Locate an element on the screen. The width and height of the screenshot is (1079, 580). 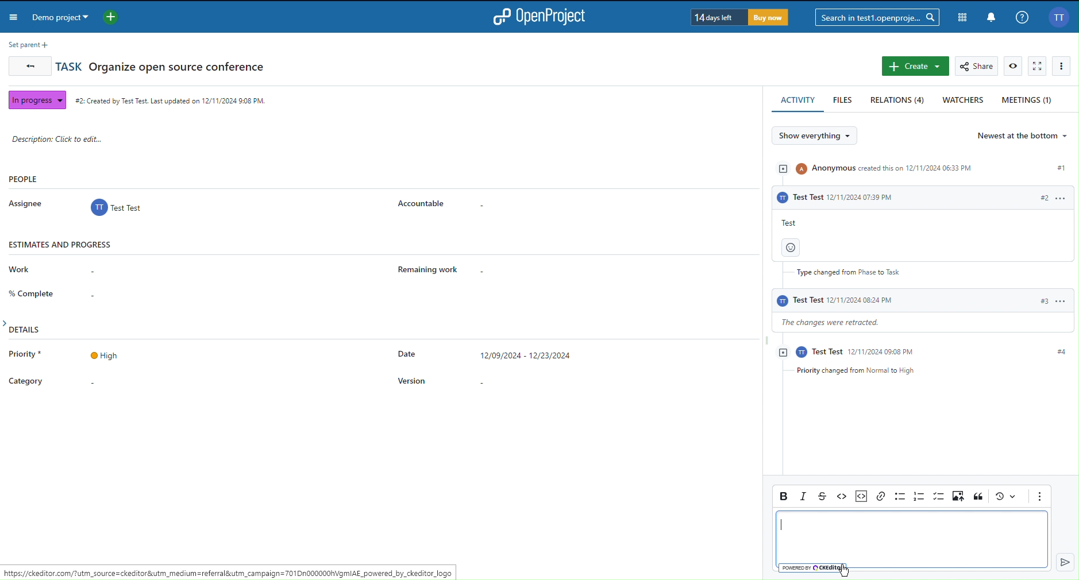
Send is located at coordinates (1062, 562).